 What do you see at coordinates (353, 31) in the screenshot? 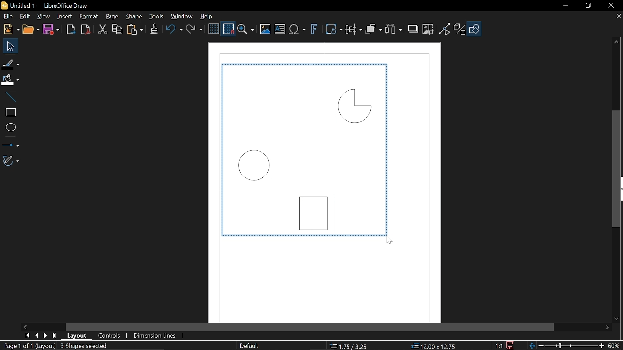
I see `Align` at bounding box center [353, 31].